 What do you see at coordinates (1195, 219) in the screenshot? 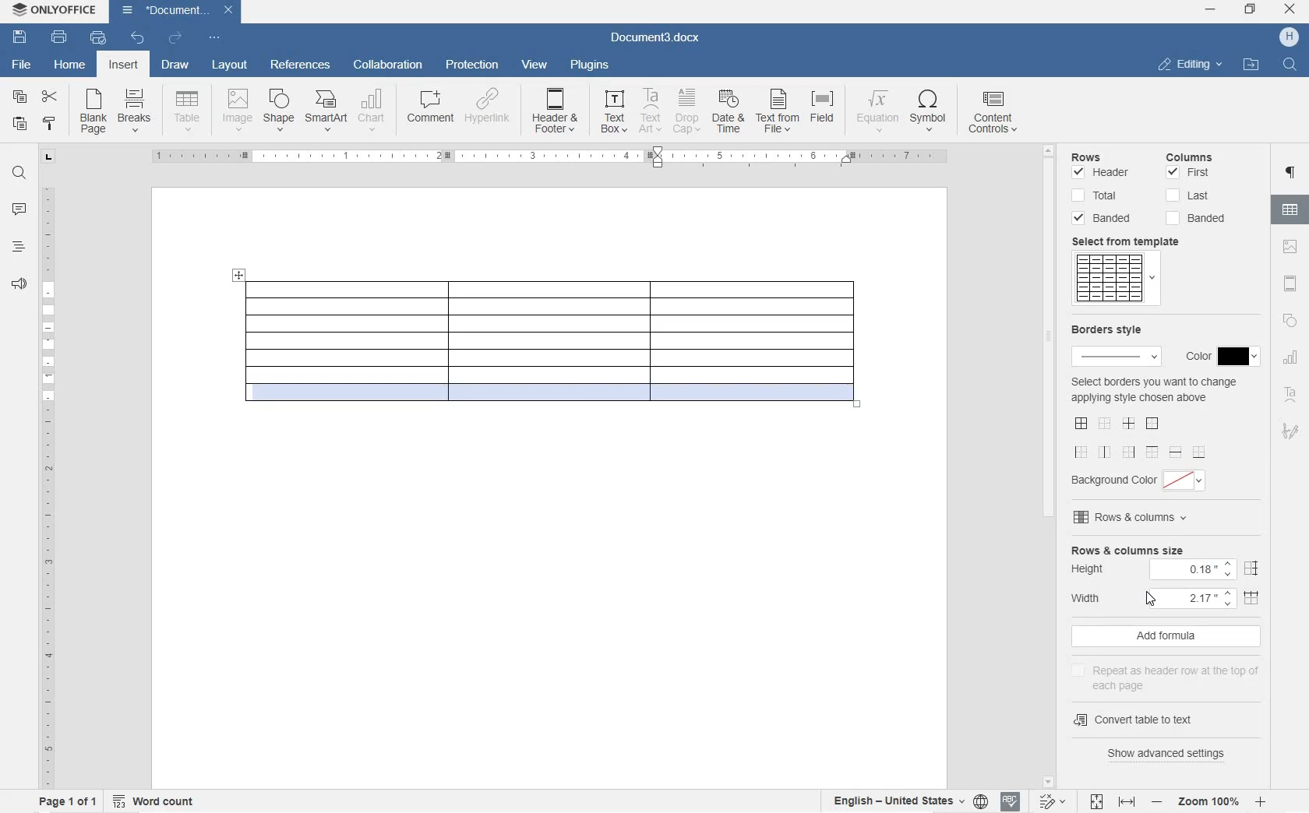
I see `Banded` at bounding box center [1195, 219].